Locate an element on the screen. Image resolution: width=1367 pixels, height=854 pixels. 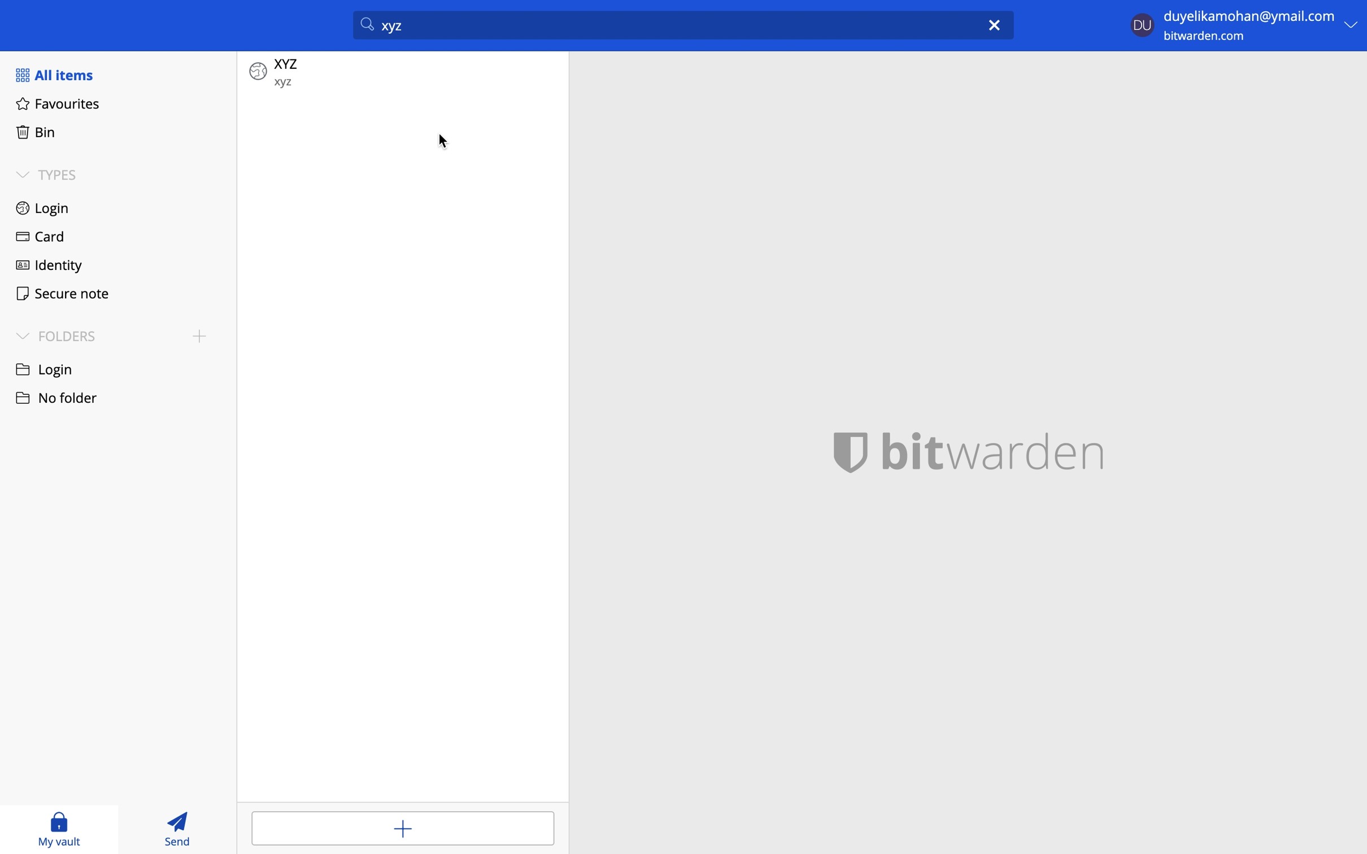
bitwarden is located at coordinates (970, 452).